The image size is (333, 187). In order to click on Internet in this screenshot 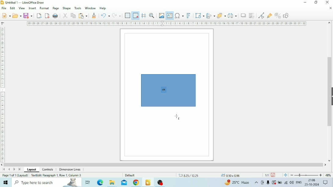, I will do `click(286, 183)`.